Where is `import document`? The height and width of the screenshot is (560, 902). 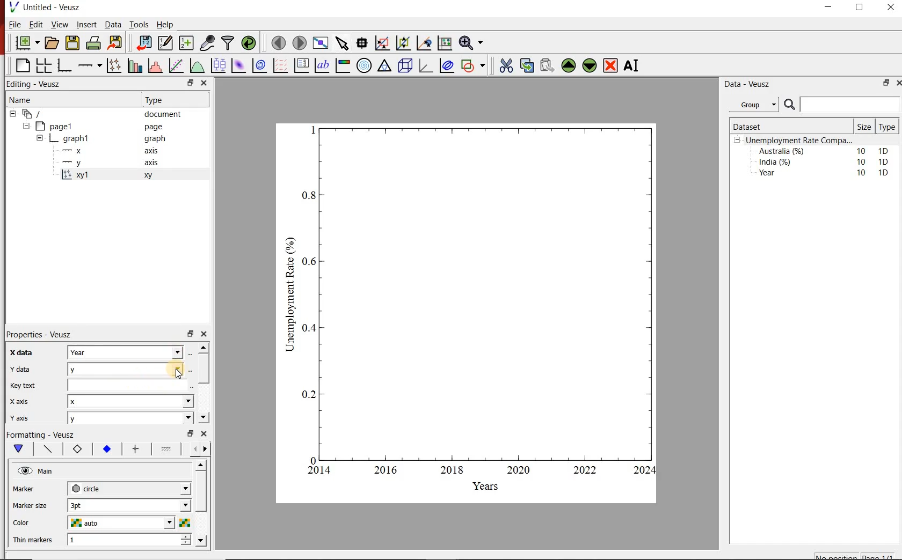 import document is located at coordinates (145, 42).